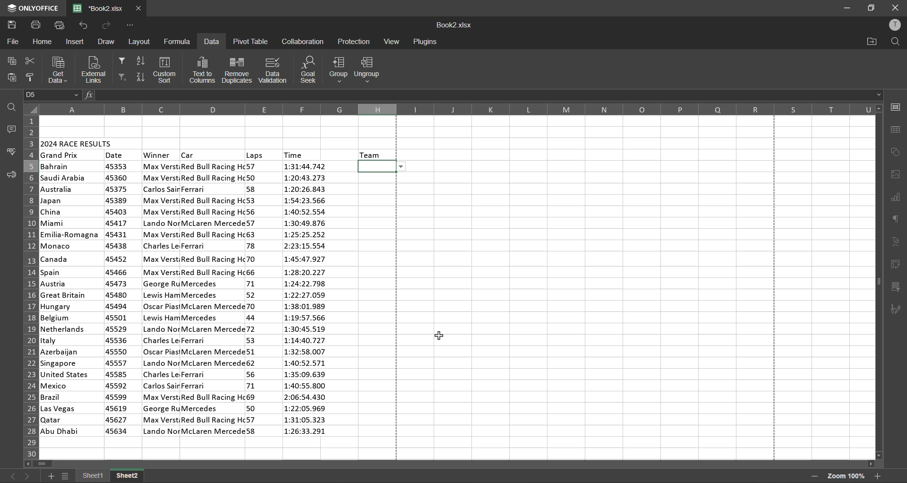 The image size is (907, 483). I want to click on find, so click(13, 107).